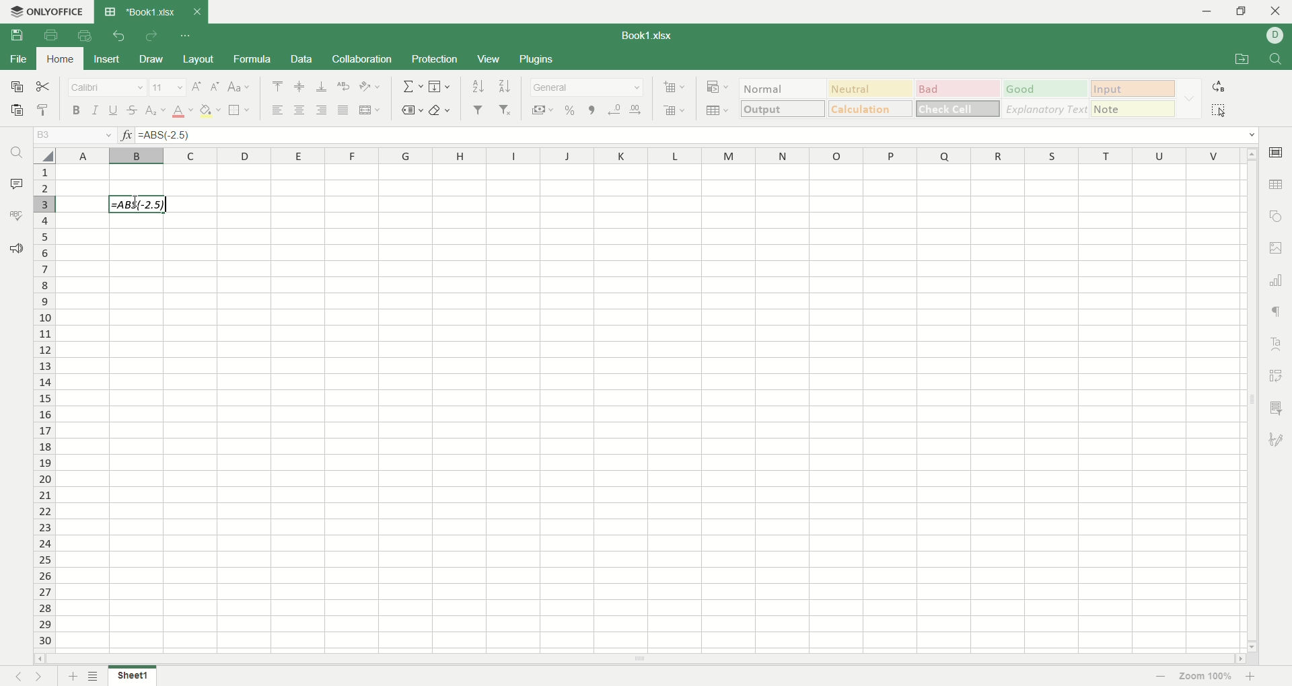 Image resolution: width=1292 pixels, height=686 pixels. I want to click on select all, so click(1219, 110).